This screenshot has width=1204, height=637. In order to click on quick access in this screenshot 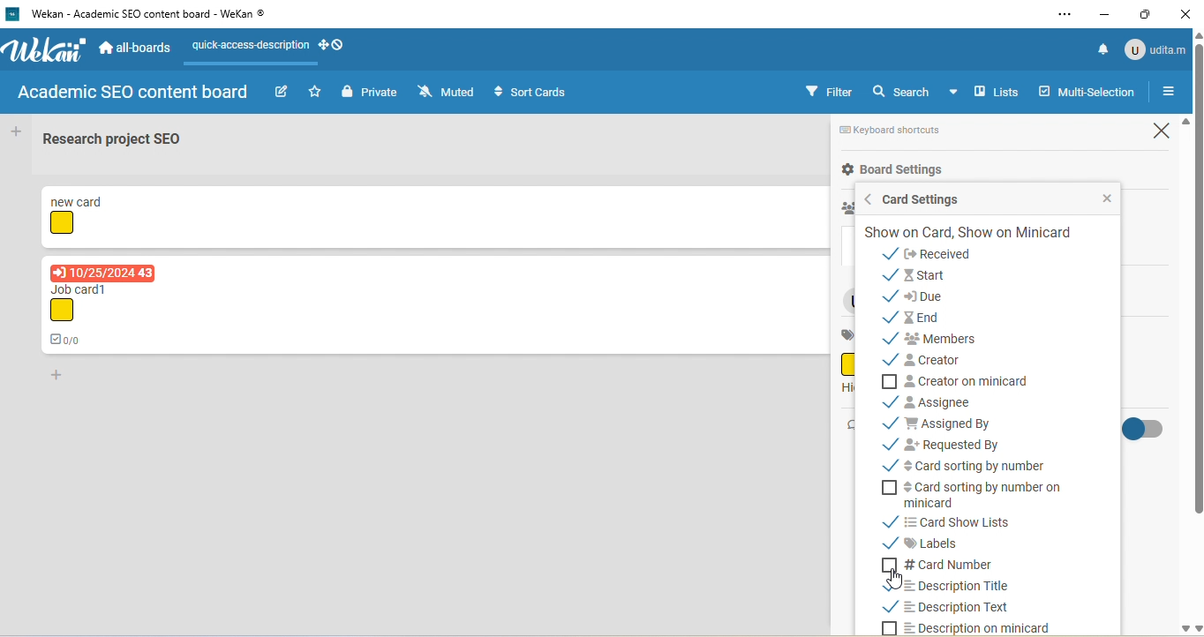, I will do `click(272, 45)`.